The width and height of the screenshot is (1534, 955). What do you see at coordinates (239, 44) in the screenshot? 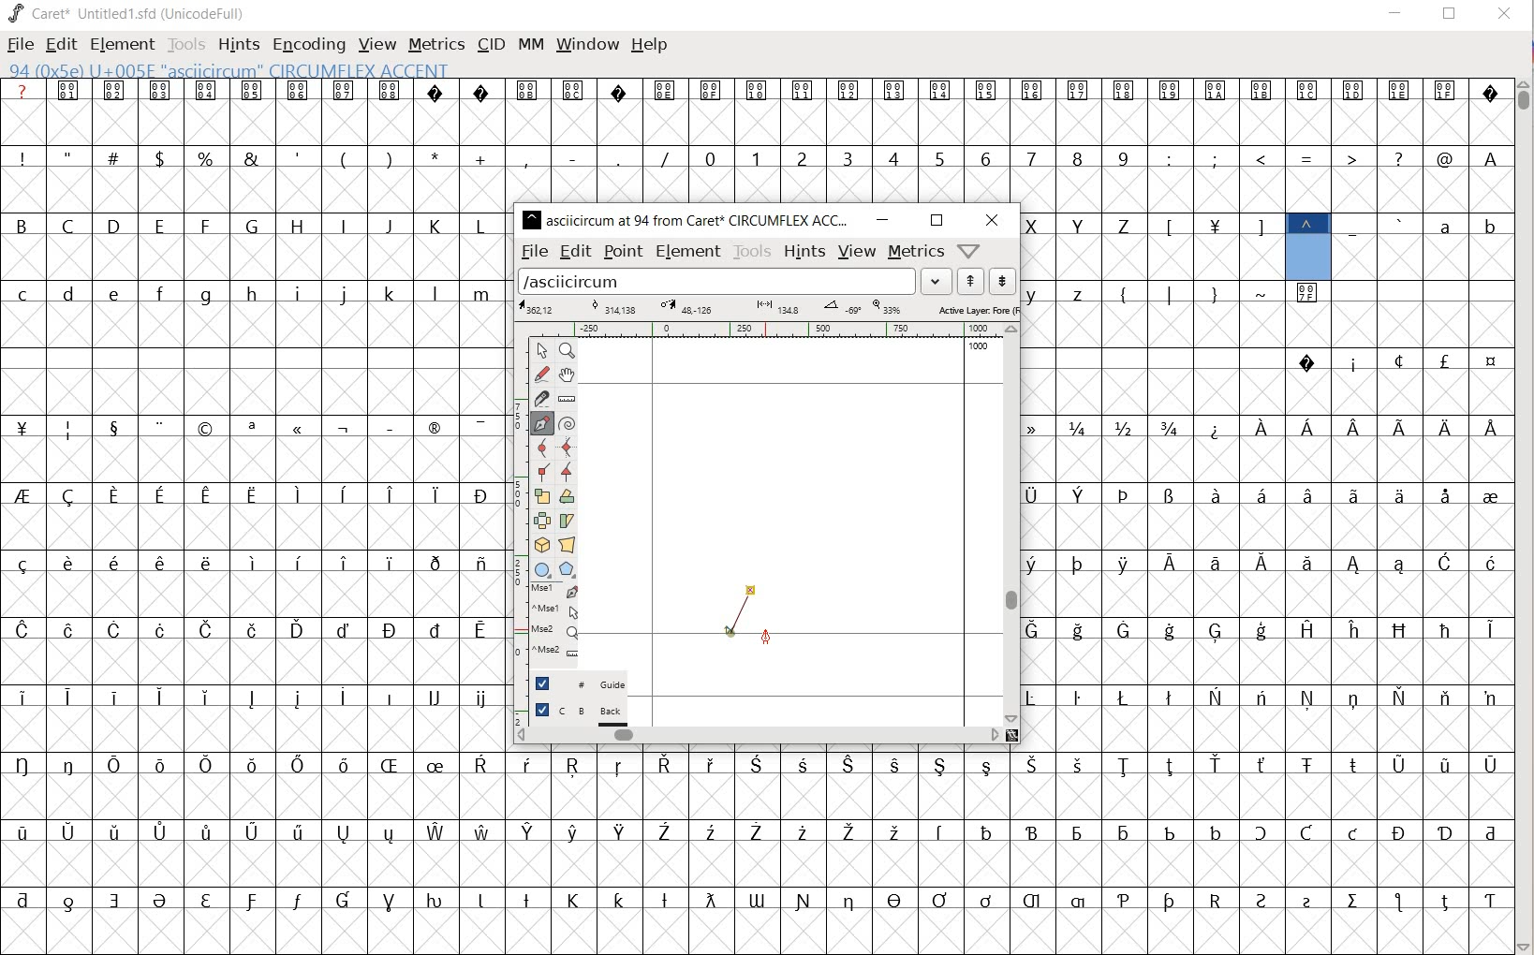
I see `HINTS` at bounding box center [239, 44].